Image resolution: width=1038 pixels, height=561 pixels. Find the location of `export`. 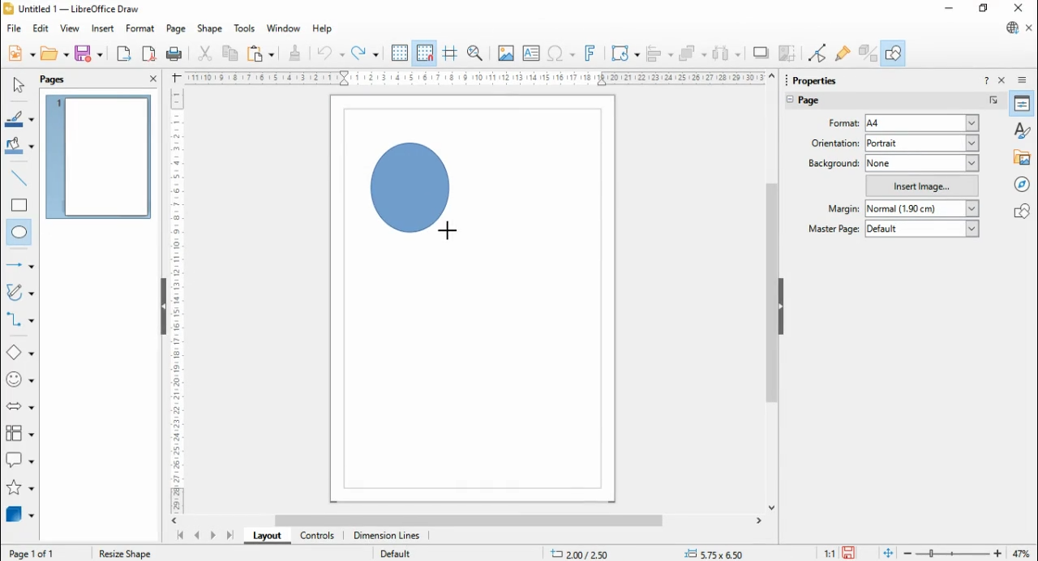

export is located at coordinates (123, 54).